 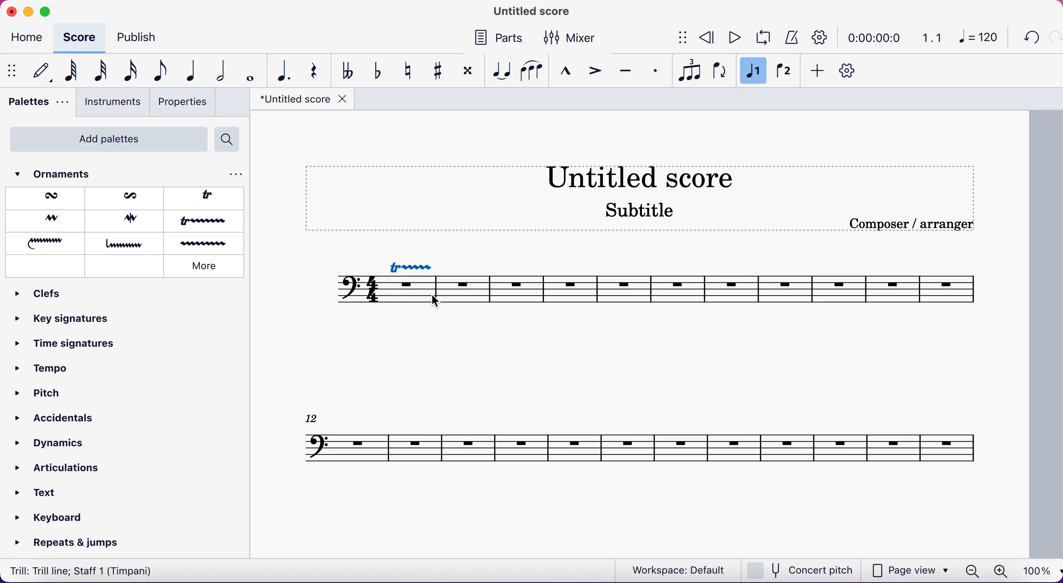 What do you see at coordinates (159, 72) in the screenshot?
I see `eight note` at bounding box center [159, 72].